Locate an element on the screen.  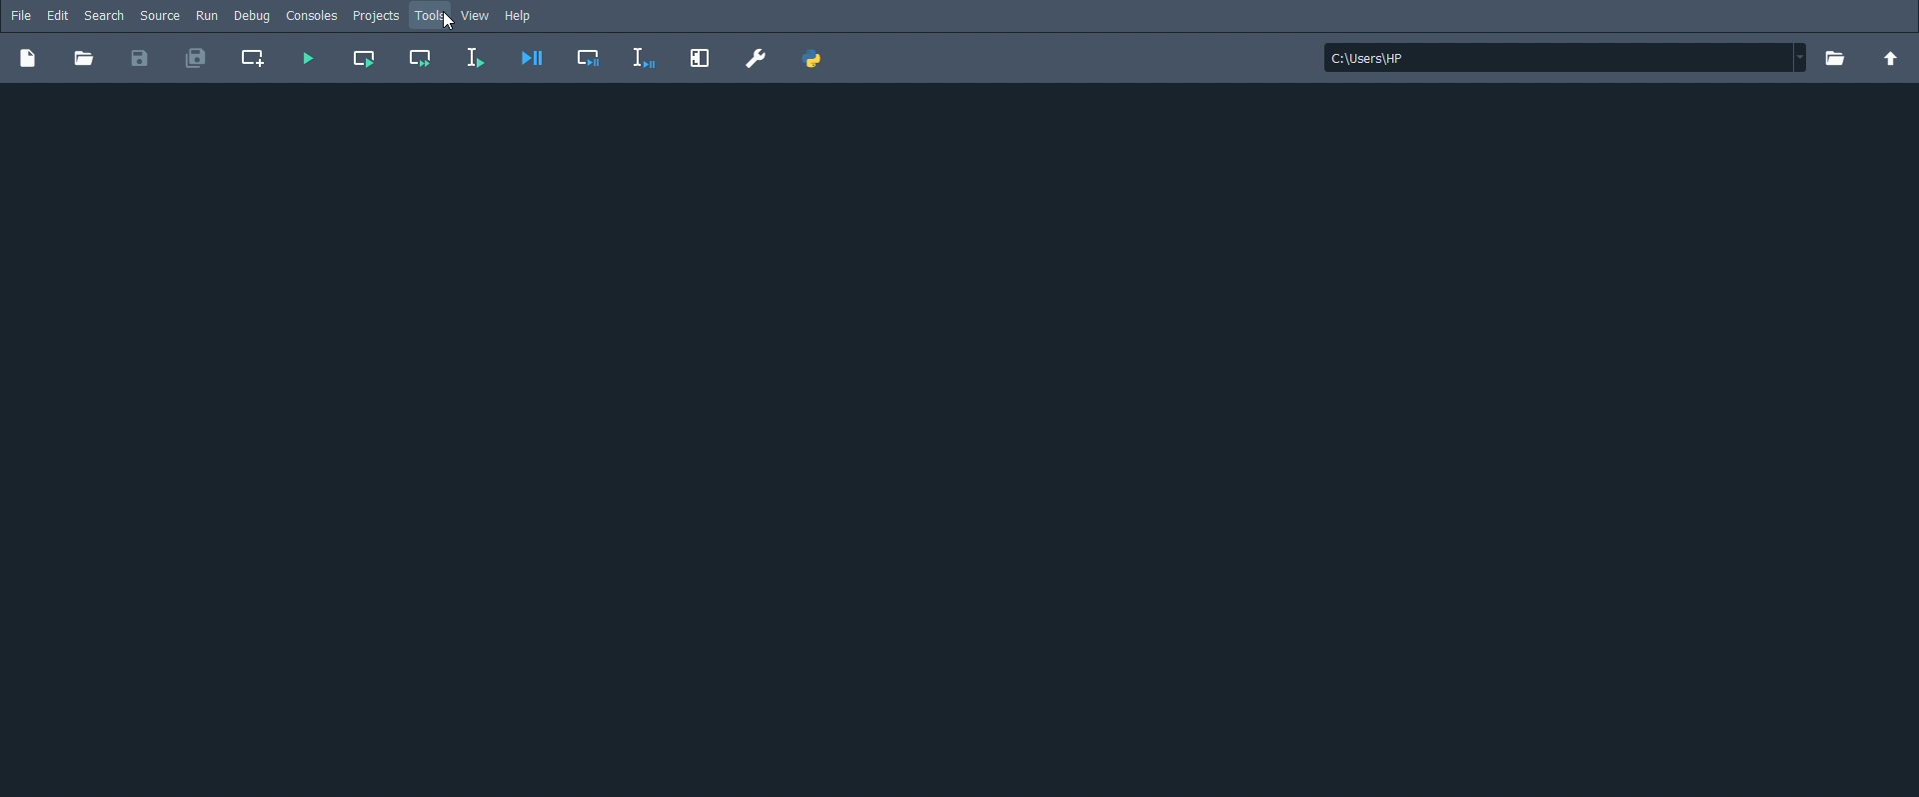
Save file is located at coordinates (141, 59).